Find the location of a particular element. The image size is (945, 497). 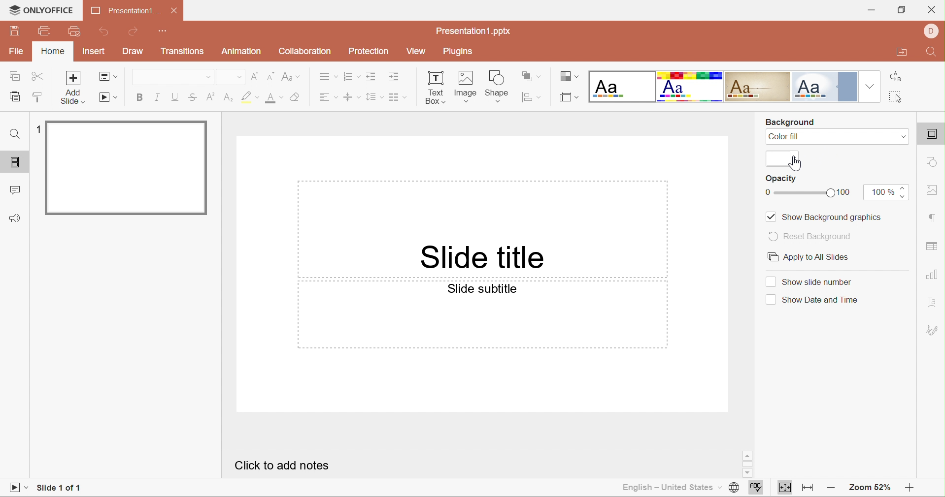

Save is located at coordinates (15, 30).